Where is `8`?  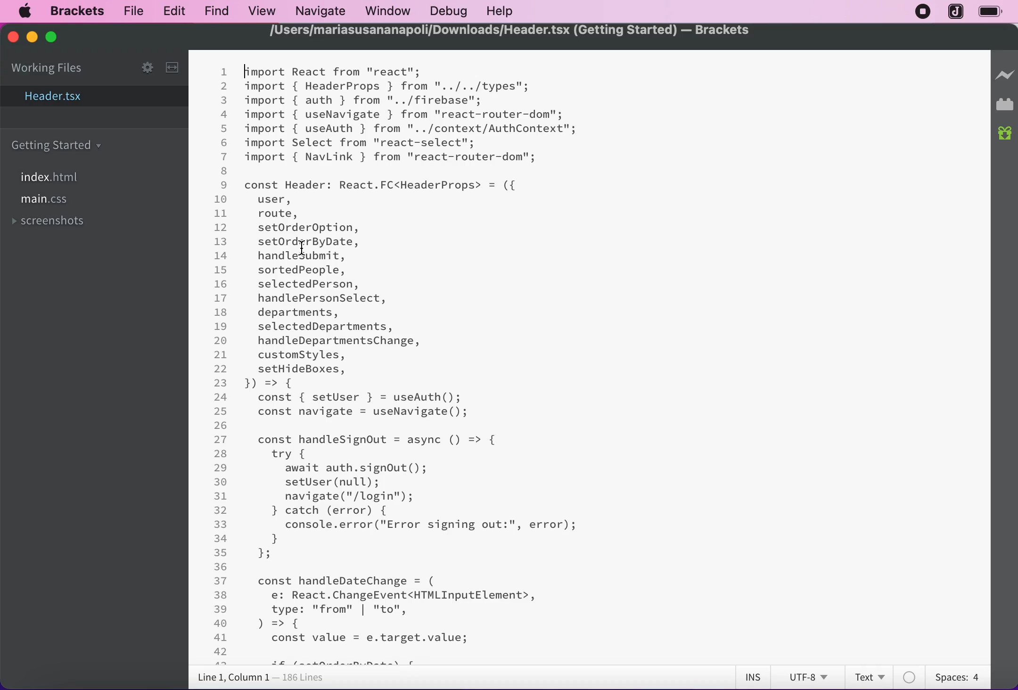 8 is located at coordinates (224, 170).